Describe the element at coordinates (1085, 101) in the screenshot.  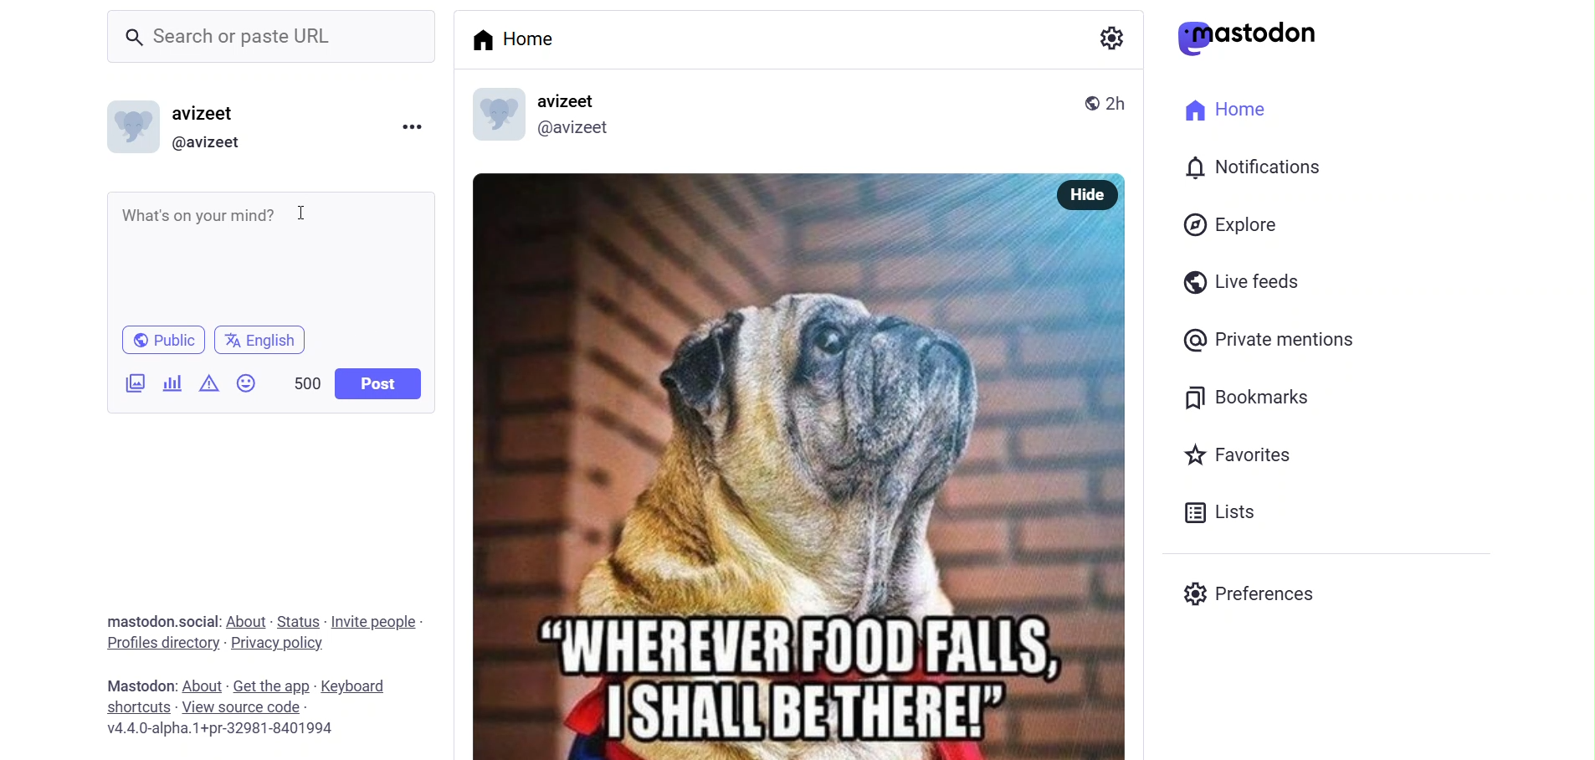
I see `public` at that location.